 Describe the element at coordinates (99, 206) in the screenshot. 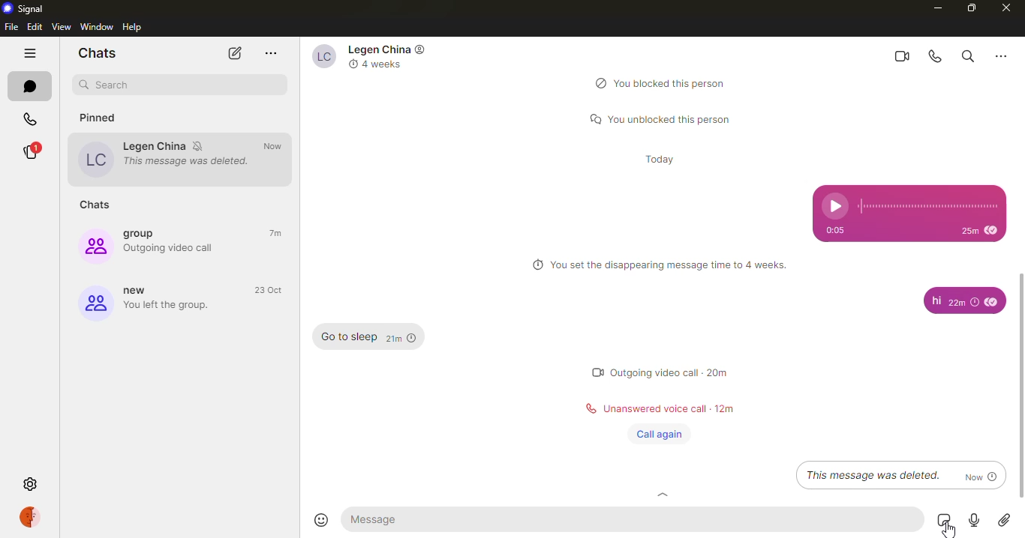

I see `chats` at that location.